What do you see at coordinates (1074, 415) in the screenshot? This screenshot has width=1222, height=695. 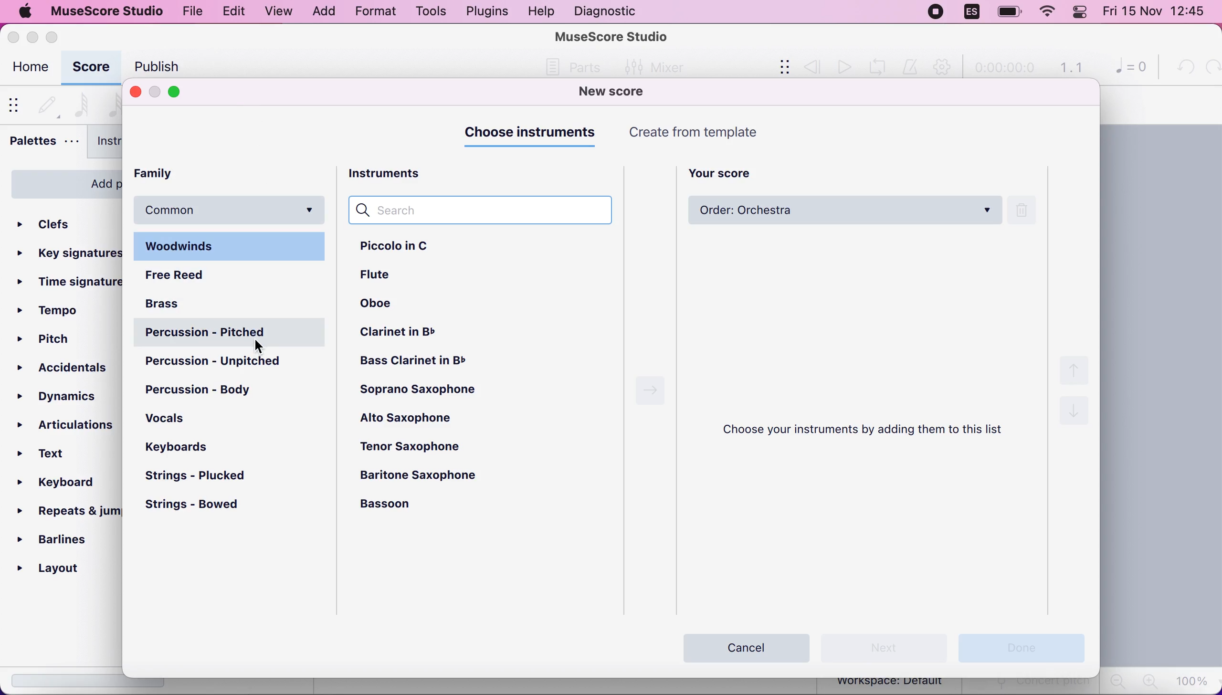 I see `down` at bounding box center [1074, 415].